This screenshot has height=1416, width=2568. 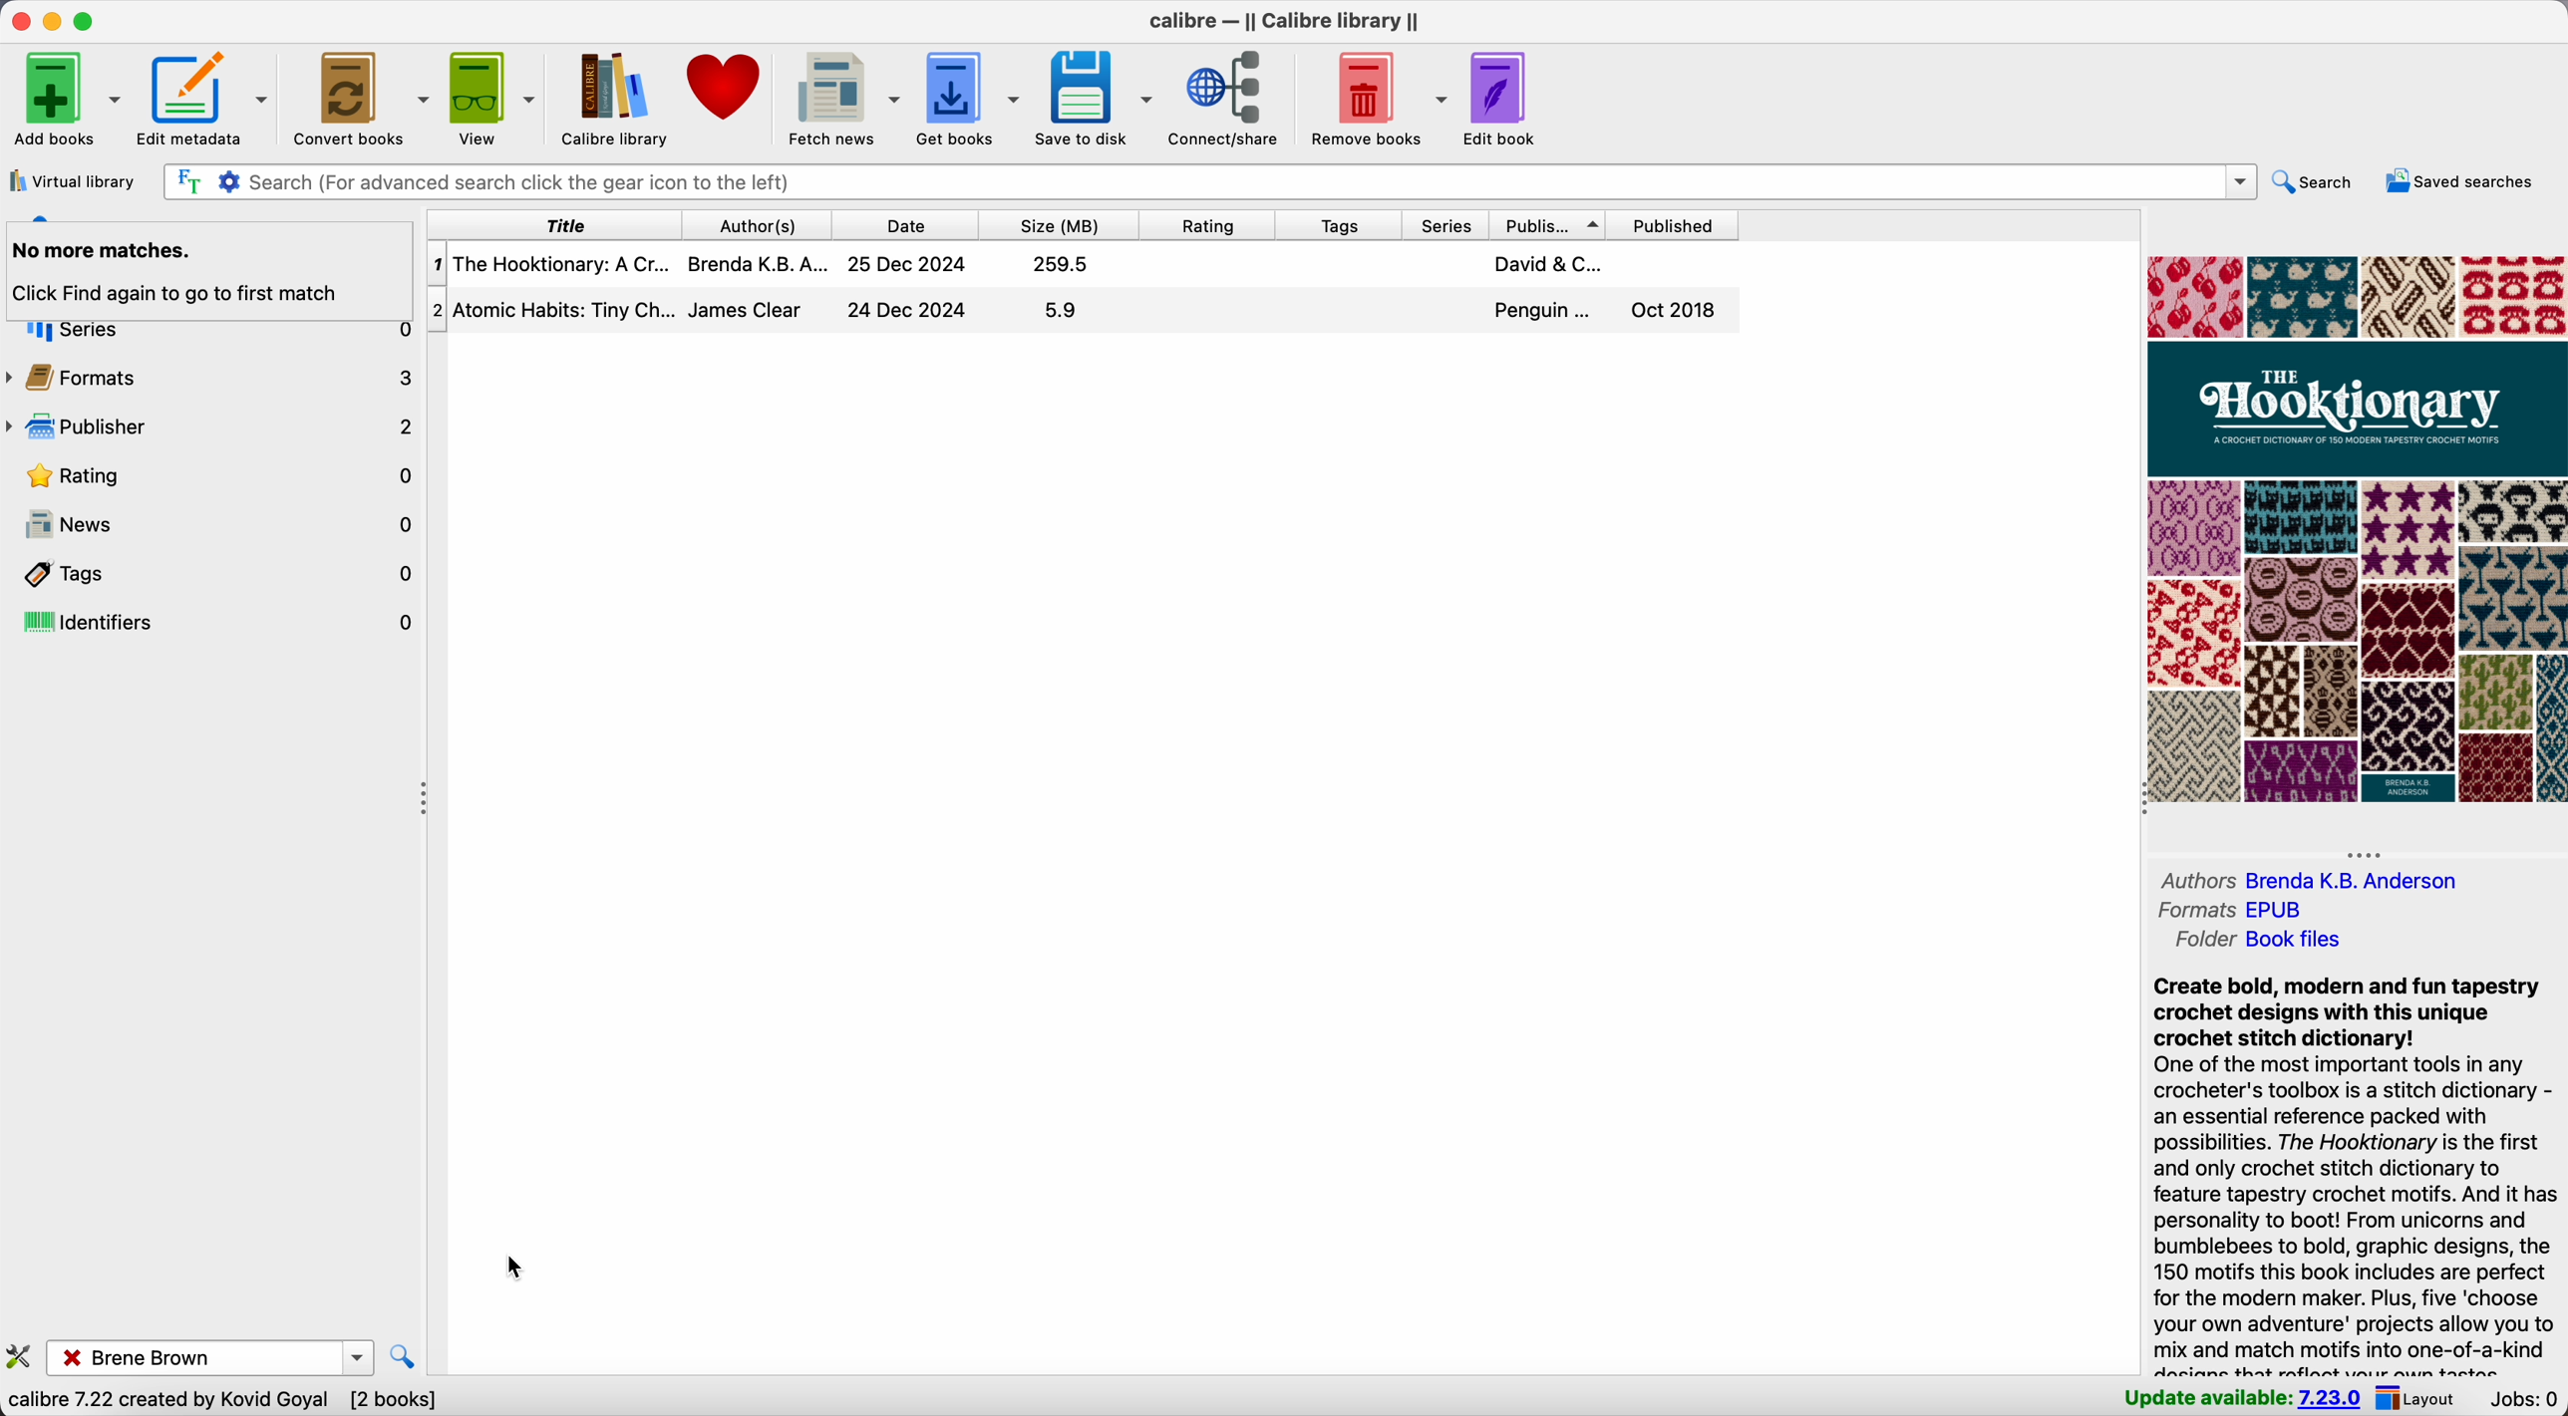 I want to click on authors icon, so click(x=45, y=218).